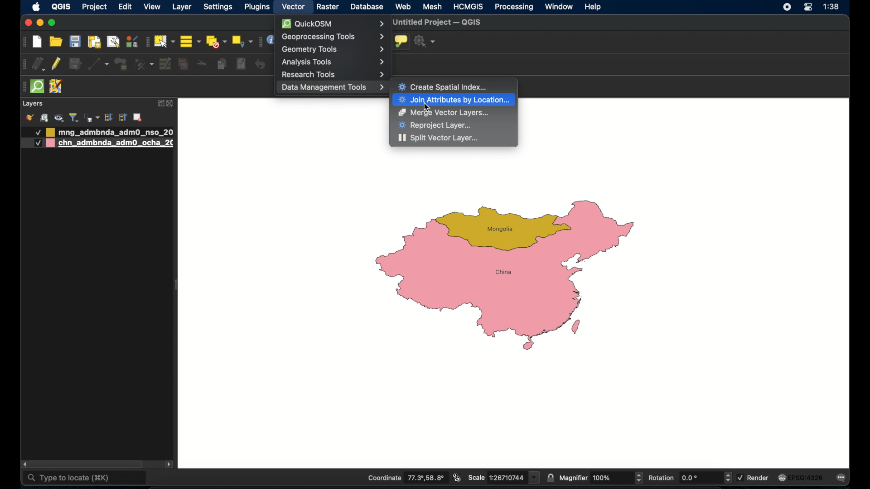 The image size is (870, 489). Describe the element at coordinates (34, 133) in the screenshot. I see `` at that location.